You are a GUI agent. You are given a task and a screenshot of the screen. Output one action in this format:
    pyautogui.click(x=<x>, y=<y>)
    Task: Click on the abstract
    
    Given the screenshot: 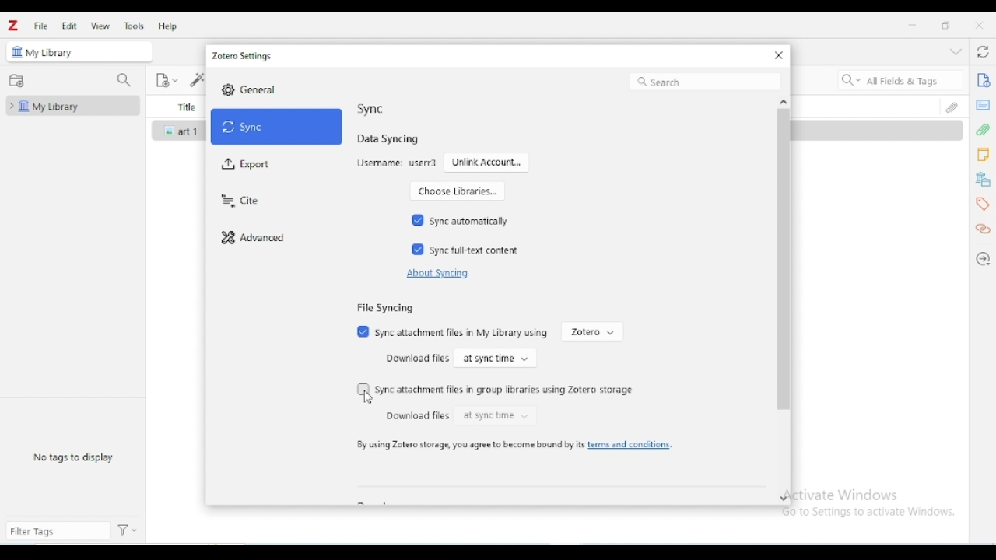 What is the action you would take?
    pyautogui.click(x=983, y=105)
    